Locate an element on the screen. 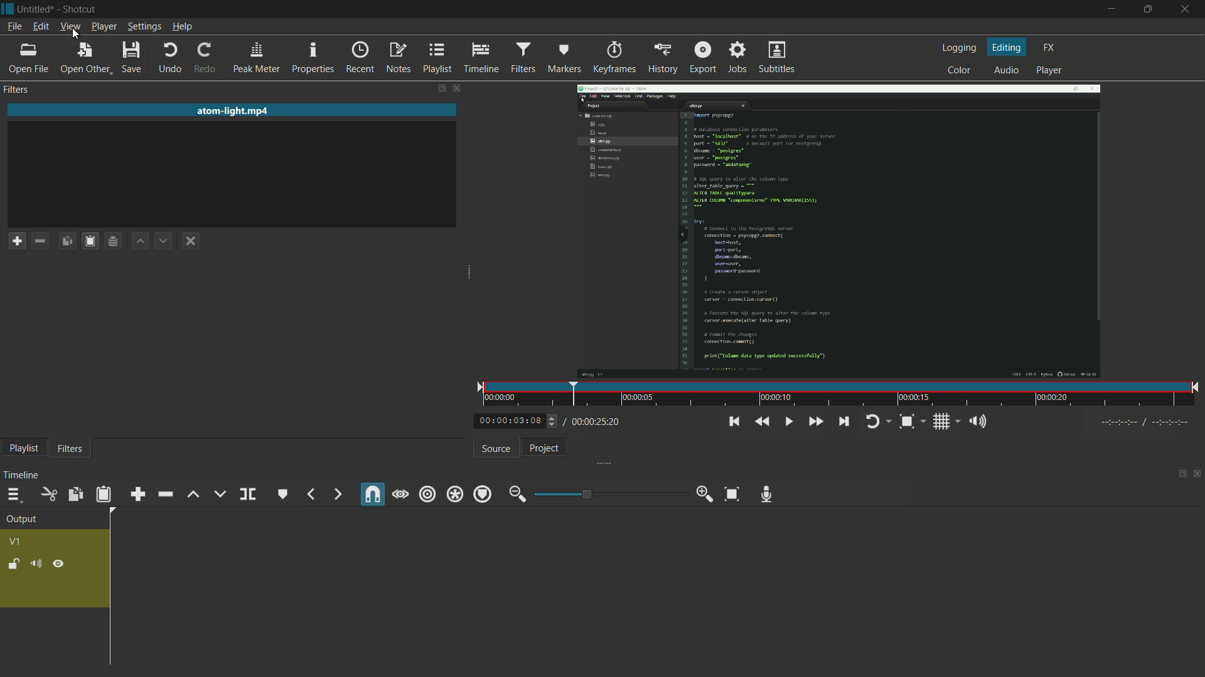 The height and width of the screenshot is (677, 1205). lock is located at coordinates (14, 564).